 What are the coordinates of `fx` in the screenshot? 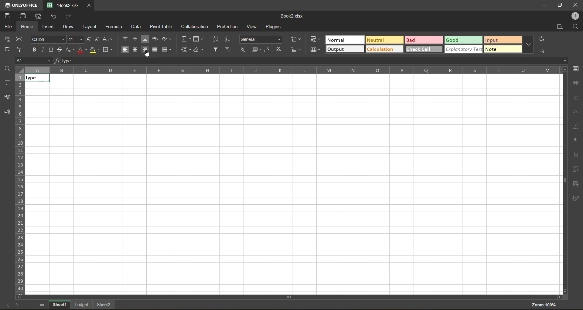 It's located at (58, 61).